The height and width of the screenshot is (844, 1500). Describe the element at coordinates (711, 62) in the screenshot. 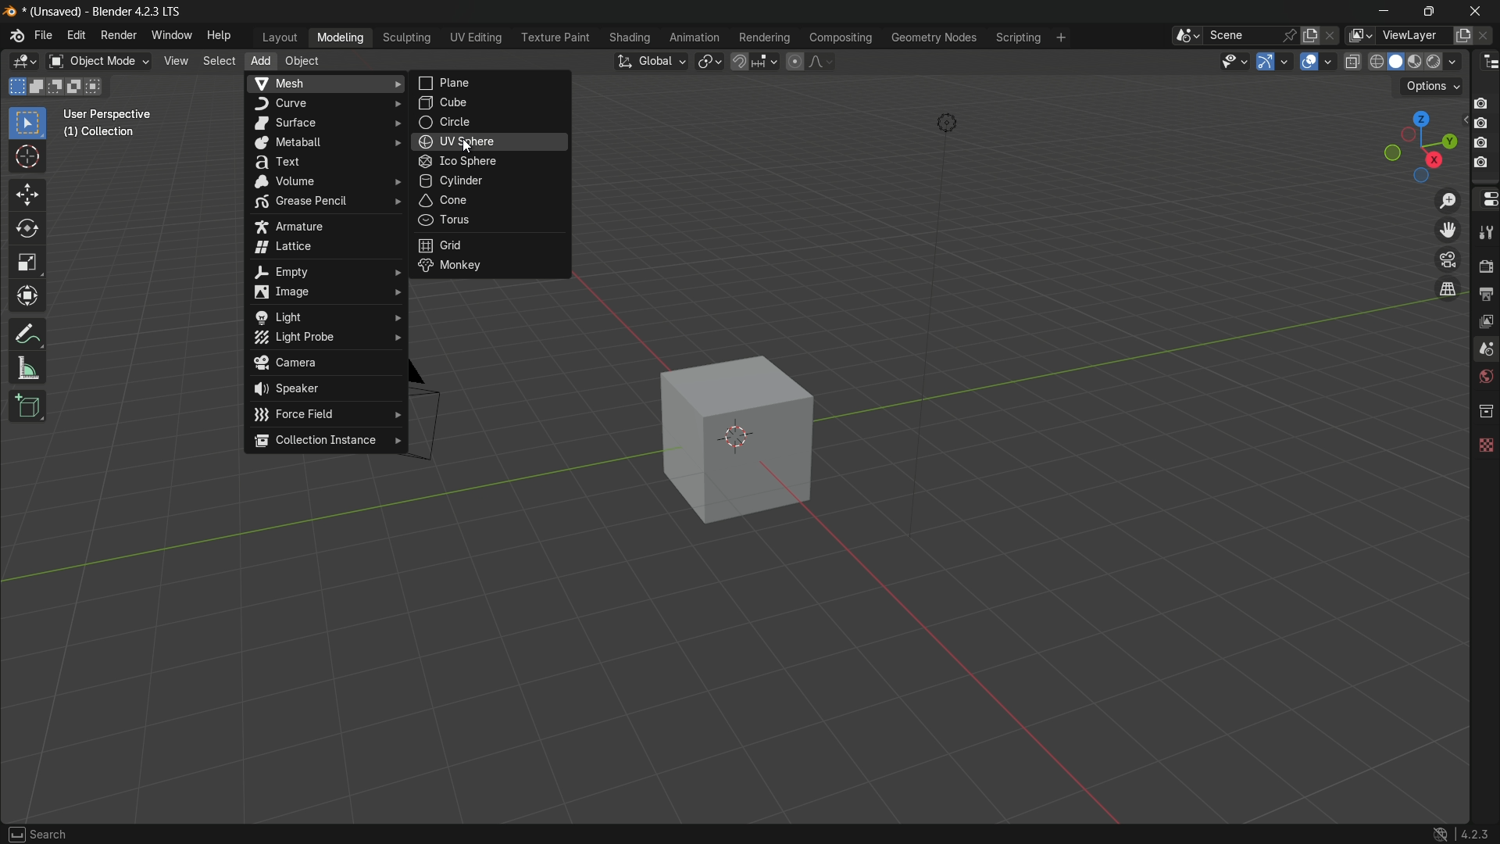

I see `transform pivot table` at that location.